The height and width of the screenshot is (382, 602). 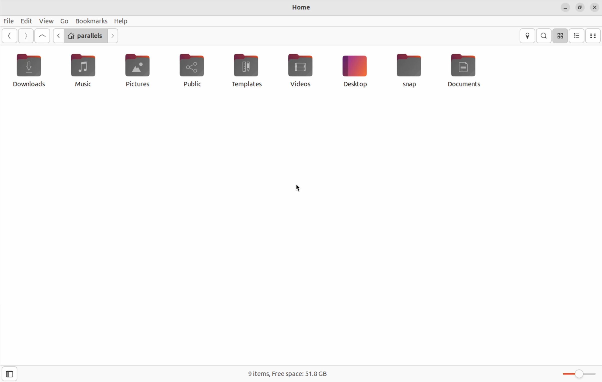 I want to click on Videos, so click(x=302, y=70).